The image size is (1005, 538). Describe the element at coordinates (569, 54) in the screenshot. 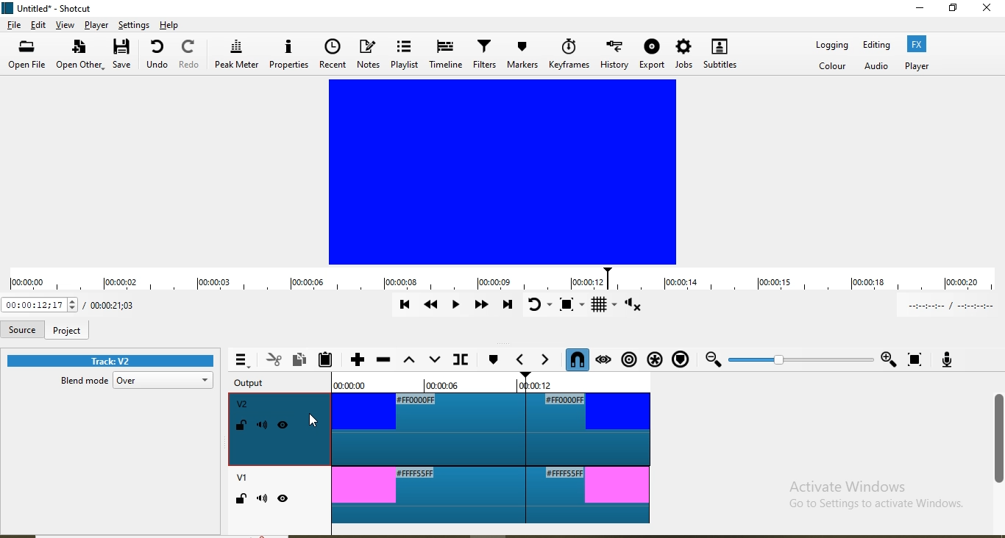

I see `Keyframes` at that location.